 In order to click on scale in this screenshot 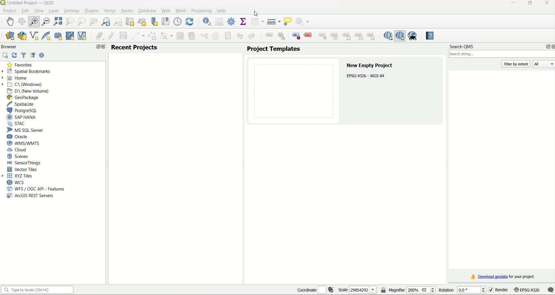, I will do `click(357, 290)`.